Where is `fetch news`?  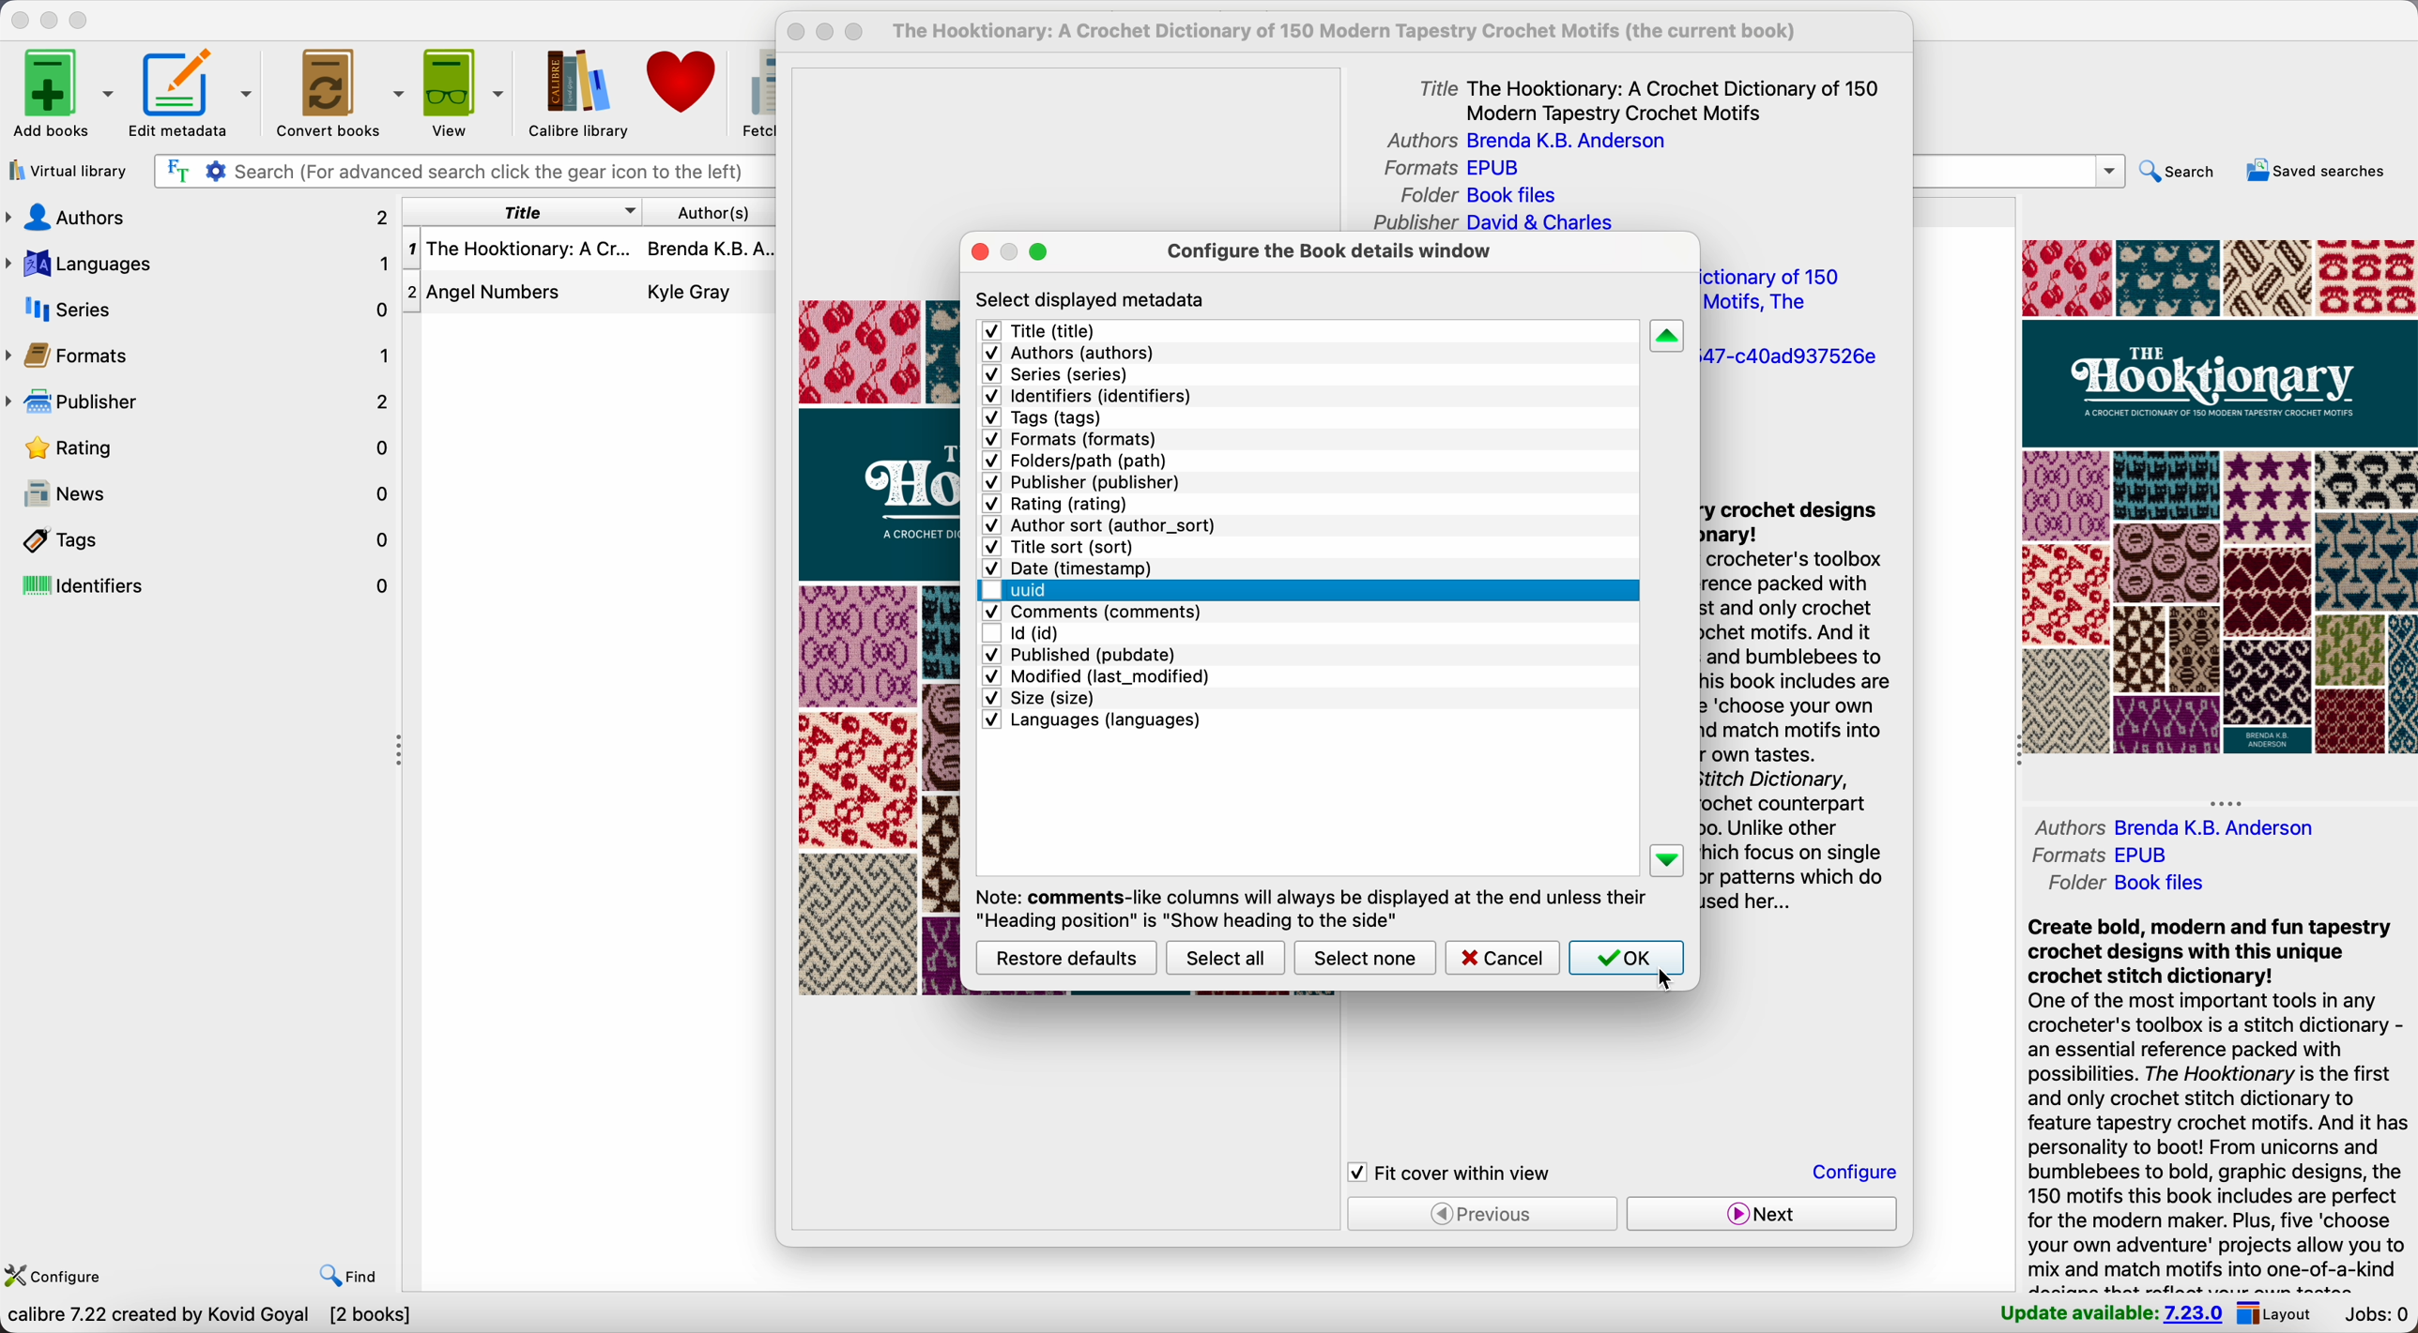 fetch news is located at coordinates (755, 90).